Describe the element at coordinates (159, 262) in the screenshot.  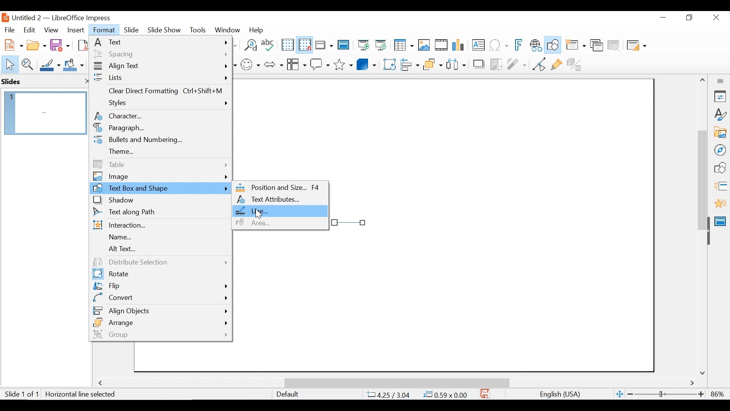
I see `Distribution selection` at that location.